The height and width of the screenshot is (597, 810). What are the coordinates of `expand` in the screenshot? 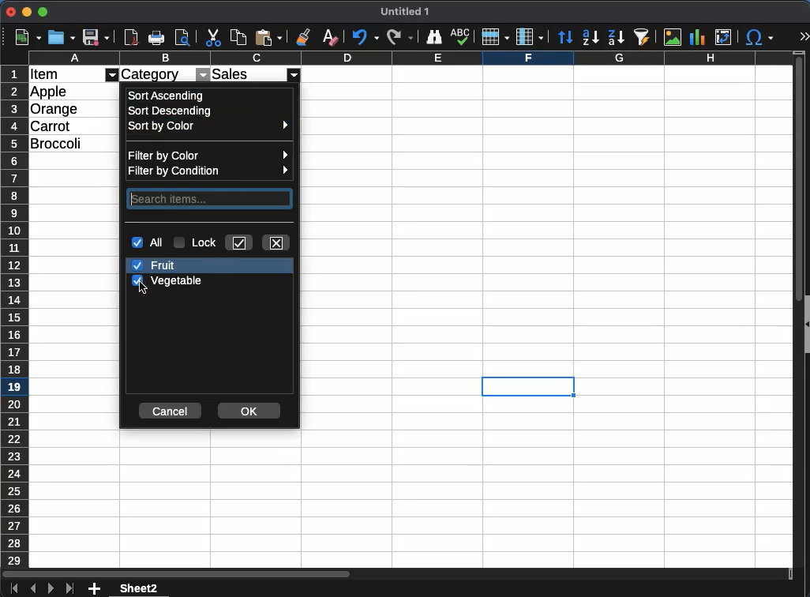 It's located at (802, 36).